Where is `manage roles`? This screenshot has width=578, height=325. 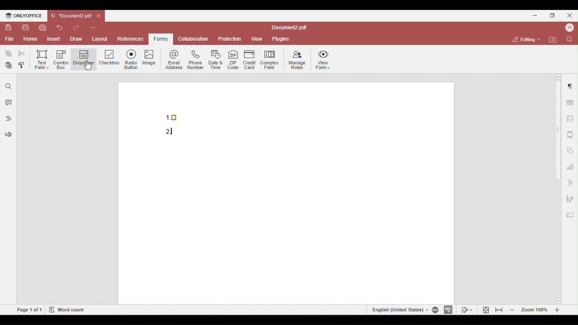 manage roles is located at coordinates (297, 60).